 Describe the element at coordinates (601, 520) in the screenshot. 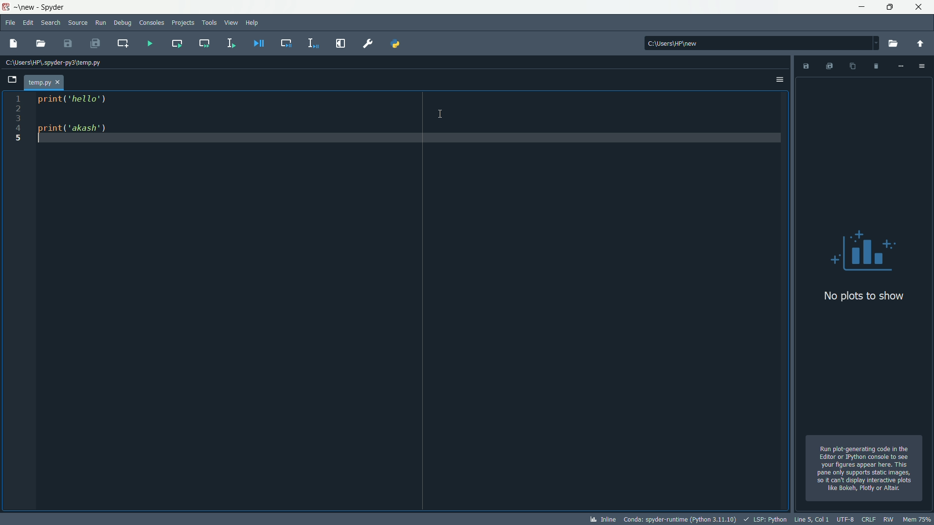

I see `inline` at that location.